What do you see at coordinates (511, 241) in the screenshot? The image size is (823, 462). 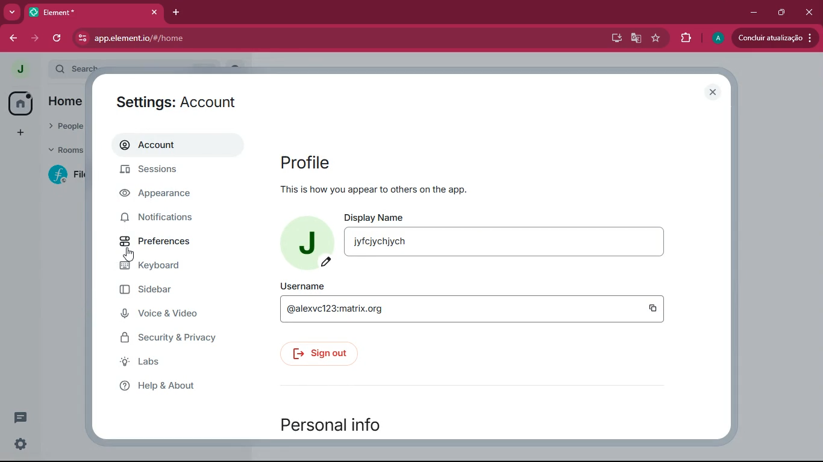 I see `display name jyfcjychjych` at bounding box center [511, 241].